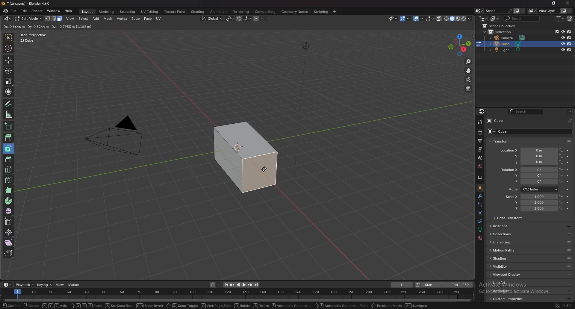 The image size is (575, 309). I want to click on cube, so click(499, 131).